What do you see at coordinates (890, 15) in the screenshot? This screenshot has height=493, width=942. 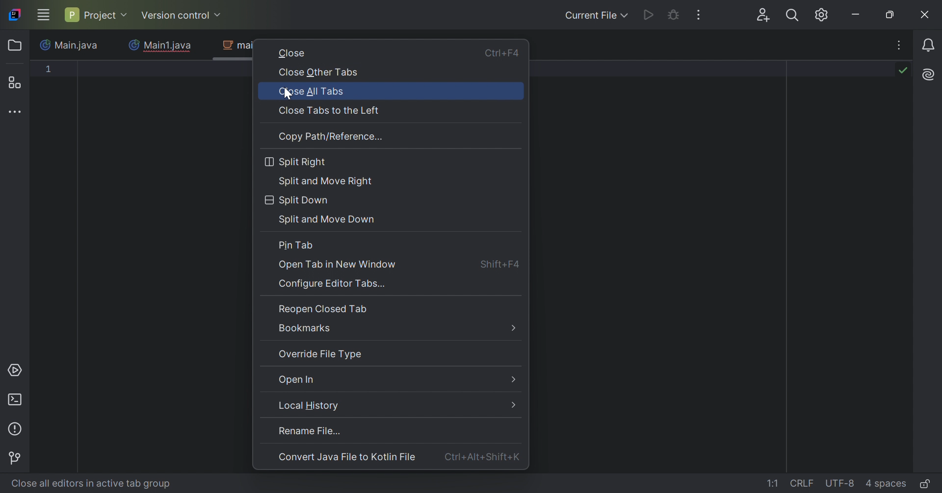 I see `Restore down` at bounding box center [890, 15].